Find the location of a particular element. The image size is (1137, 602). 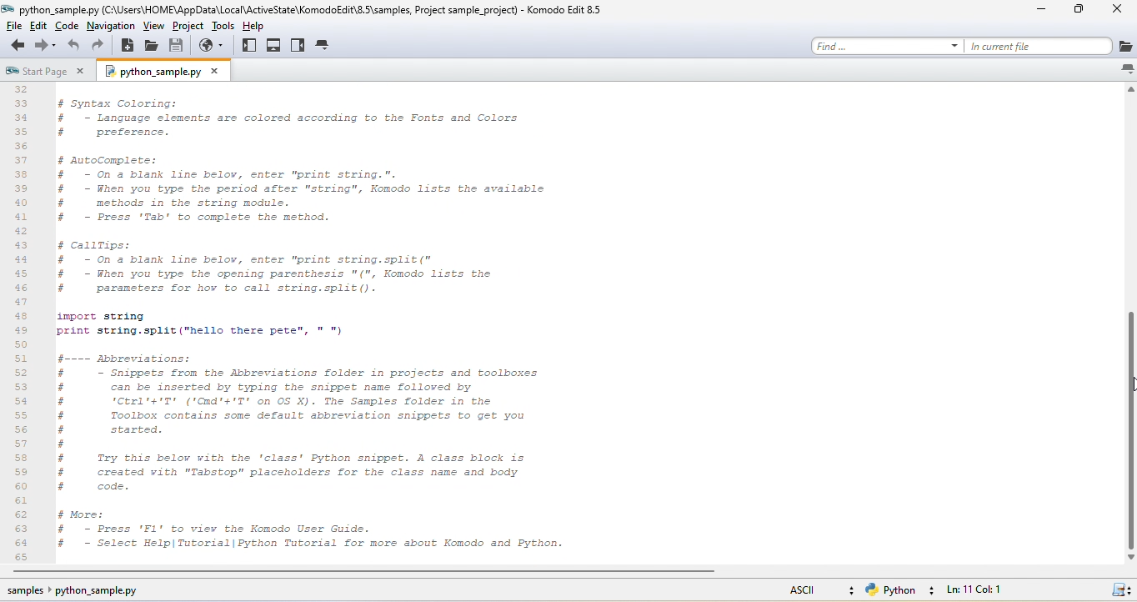

sample python is located at coordinates (97, 593).